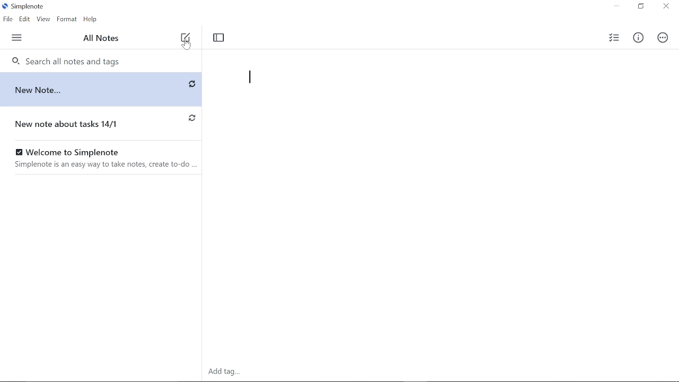 This screenshot has width=679, height=382. Describe the element at coordinates (665, 7) in the screenshot. I see `Close` at that location.